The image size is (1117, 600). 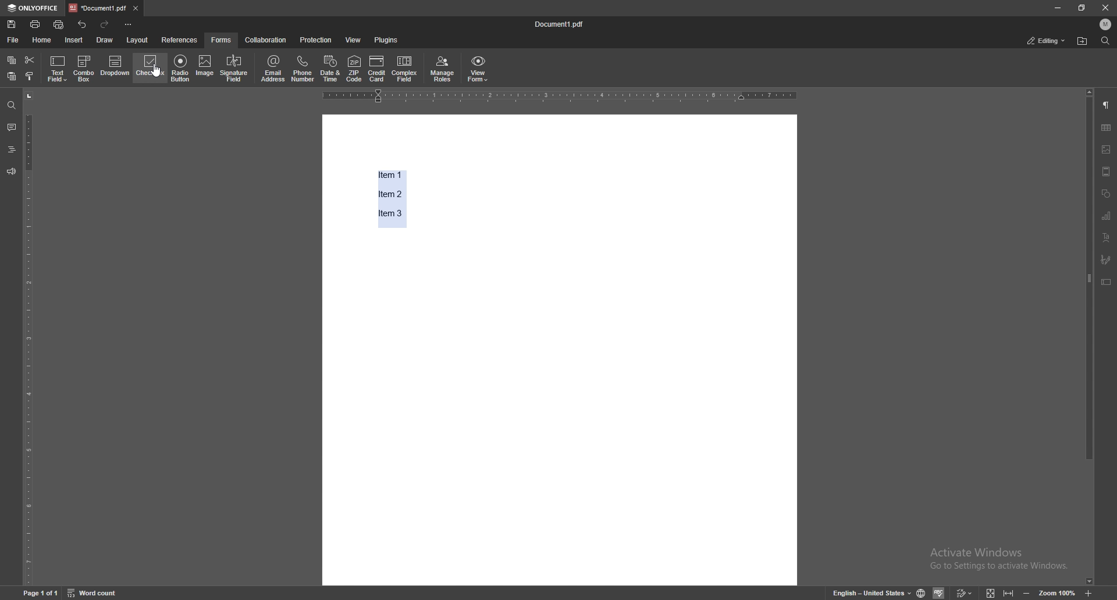 What do you see at coordinates (59, 25) in the screenshot?
I see `quick print` at bounding box center [59, 25].